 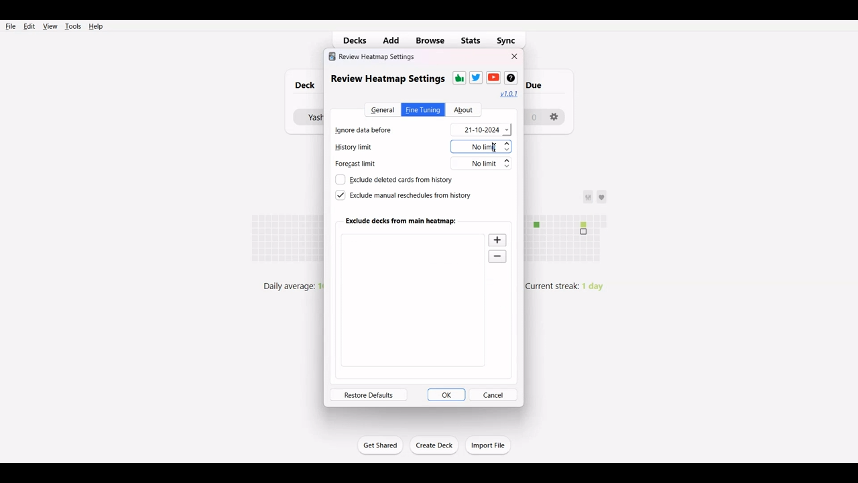 What do you see at coordinates (402, 195) in the screenshot?
I see `Exclude manual reschedule from history` at bounding box center [402, 195].